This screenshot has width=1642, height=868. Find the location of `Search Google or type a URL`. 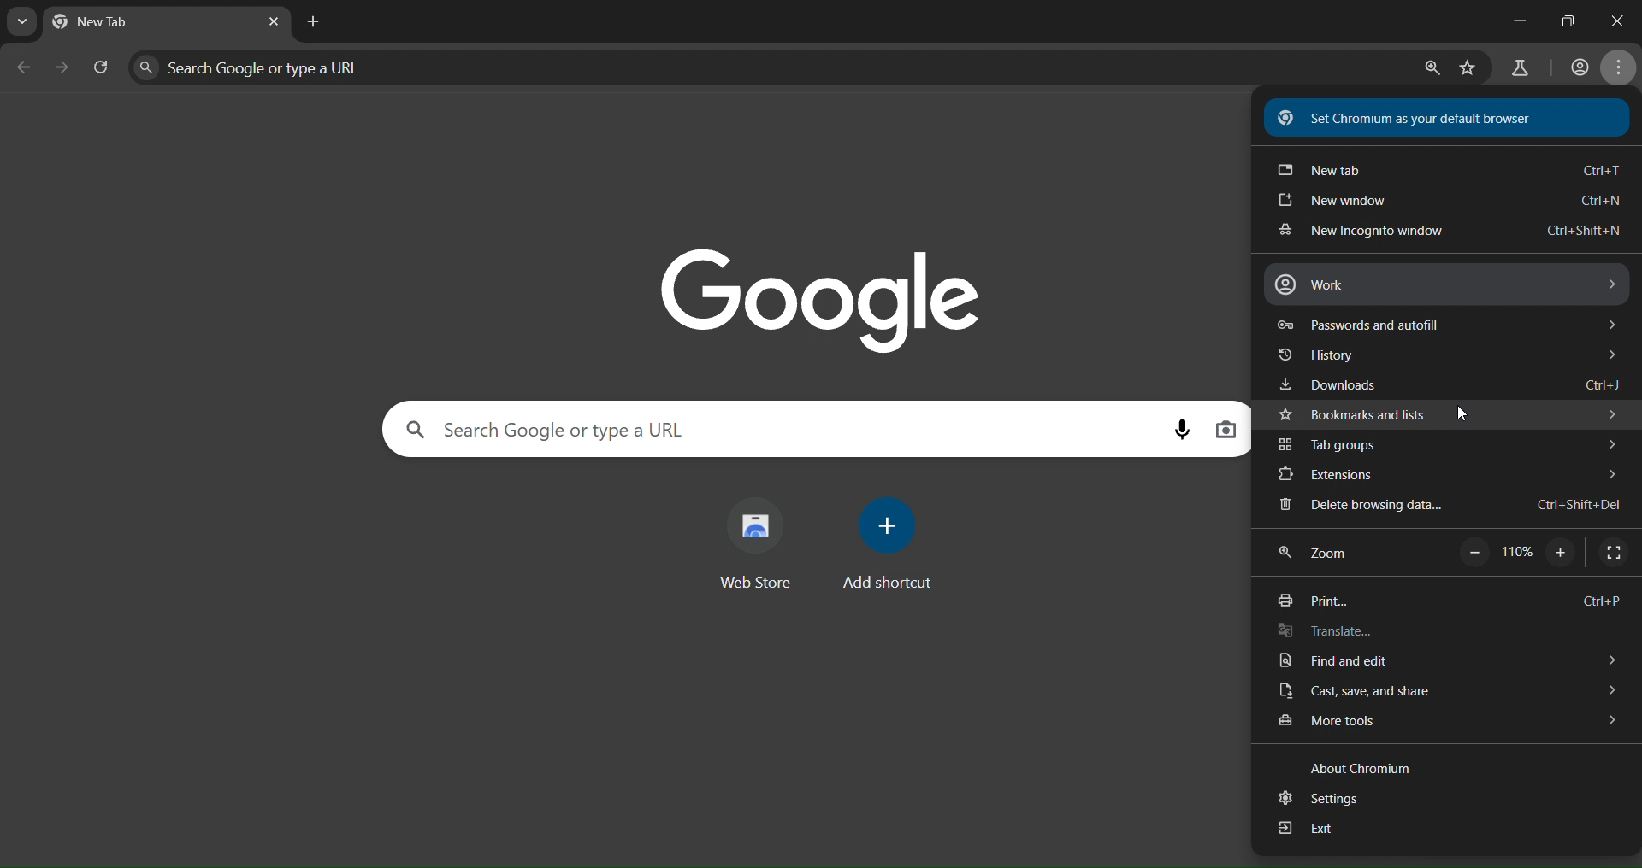

Search Google or type a URL is located at coordinates (774, 65).